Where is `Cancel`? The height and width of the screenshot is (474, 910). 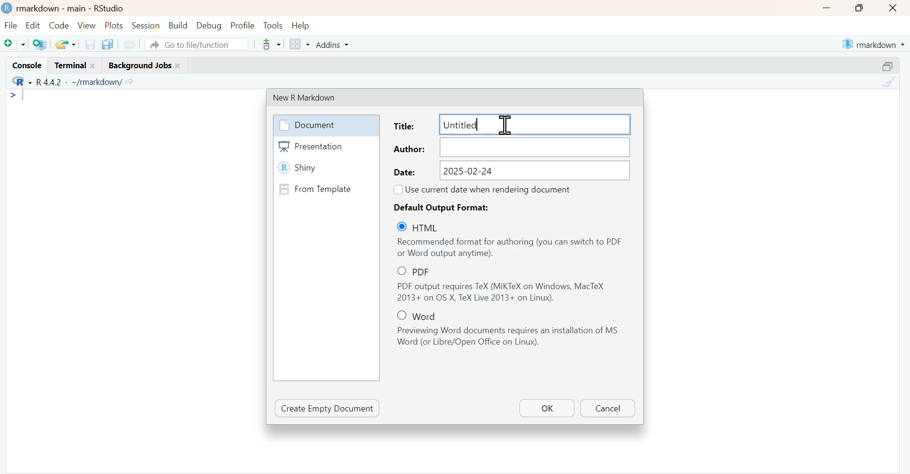 Cancel is located at coordinates (607, 409).